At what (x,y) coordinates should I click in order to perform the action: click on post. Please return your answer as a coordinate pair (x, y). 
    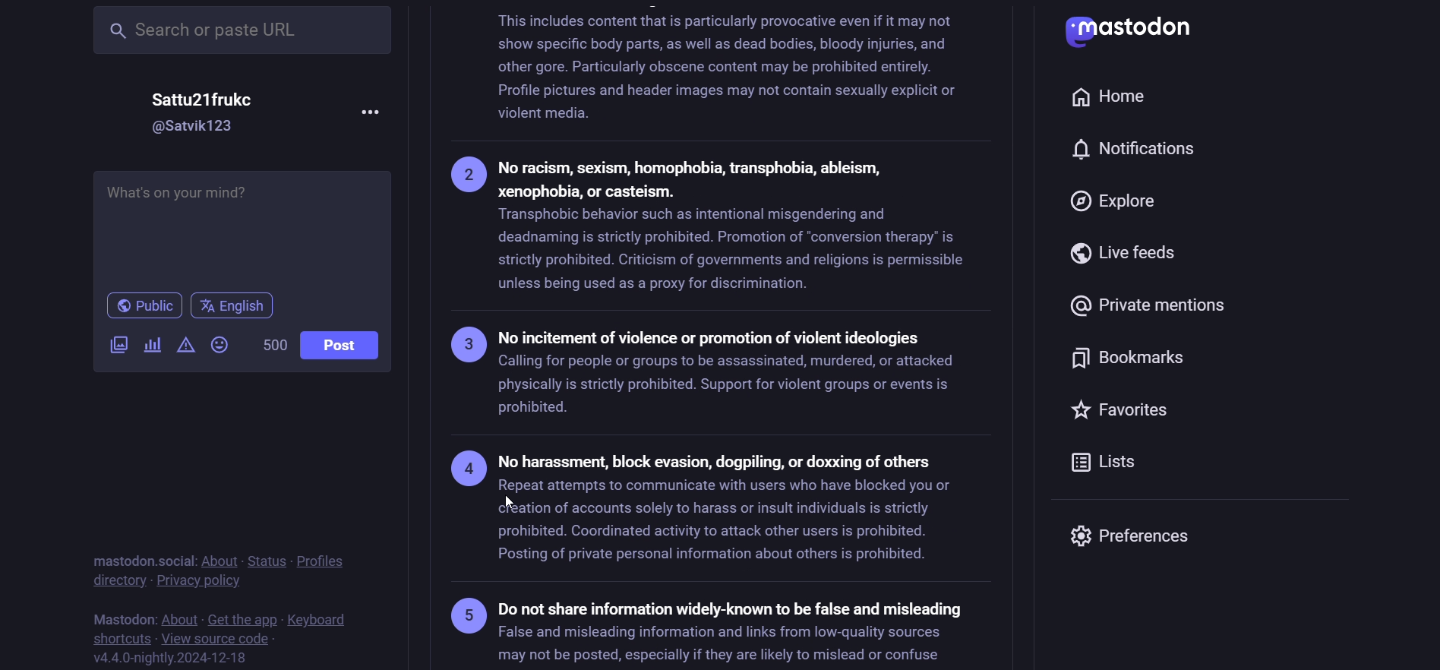
    Looking at the image, I should click on (346, 345).